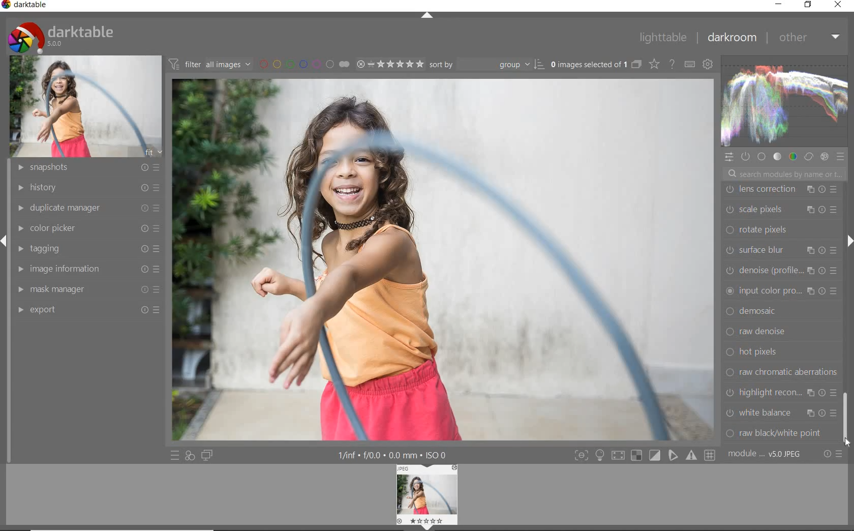  What do you see at coordinates (848, 444) in the screenshot?
I see `CURSOR` at bounding box center [848, 444].